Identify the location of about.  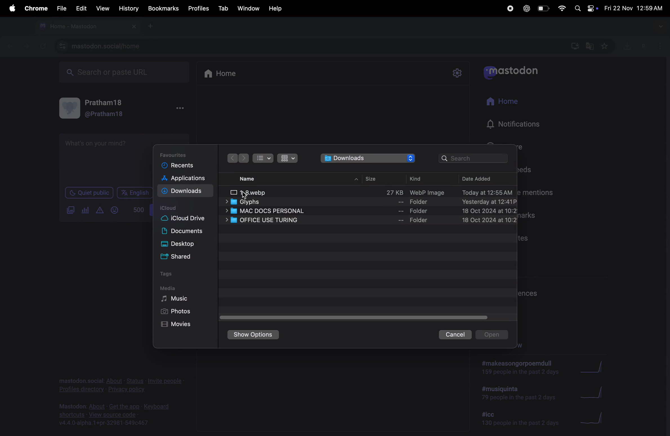
(97, 406).